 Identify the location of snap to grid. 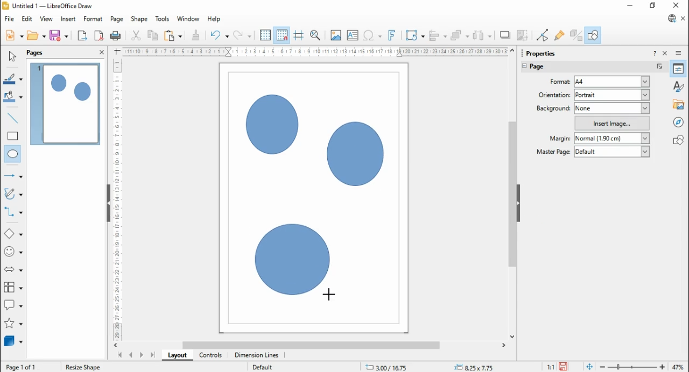
(283, 35).